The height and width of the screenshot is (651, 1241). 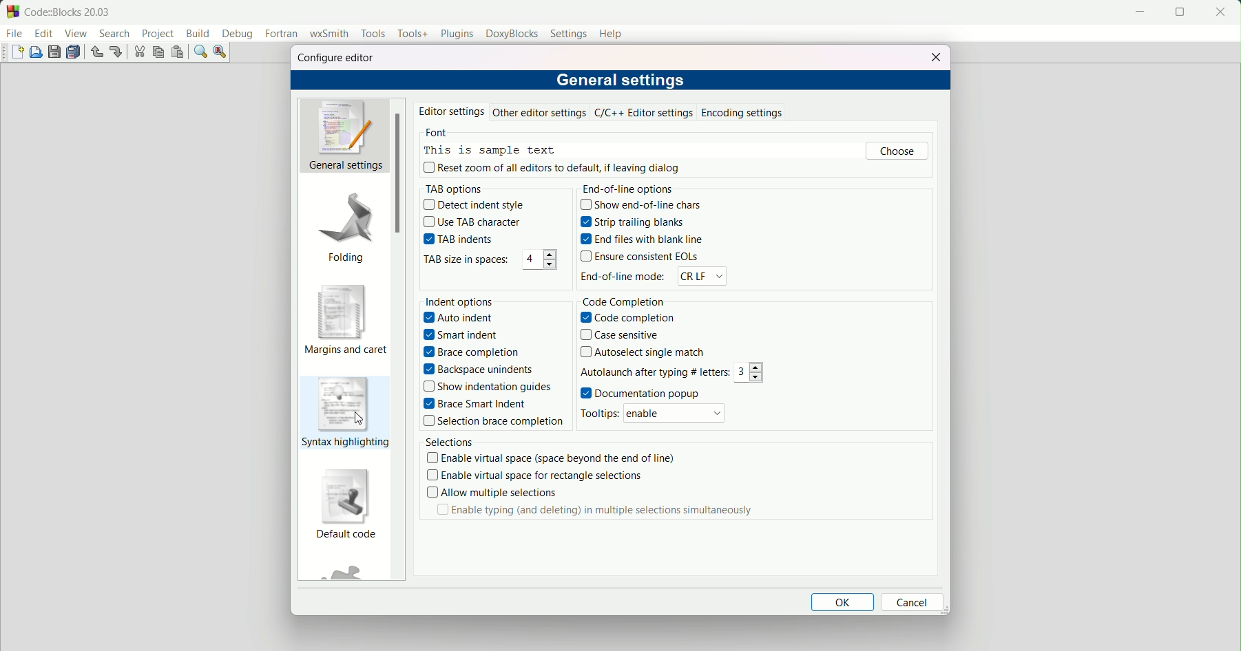 I want to click on search, so click(x=114, y=34).